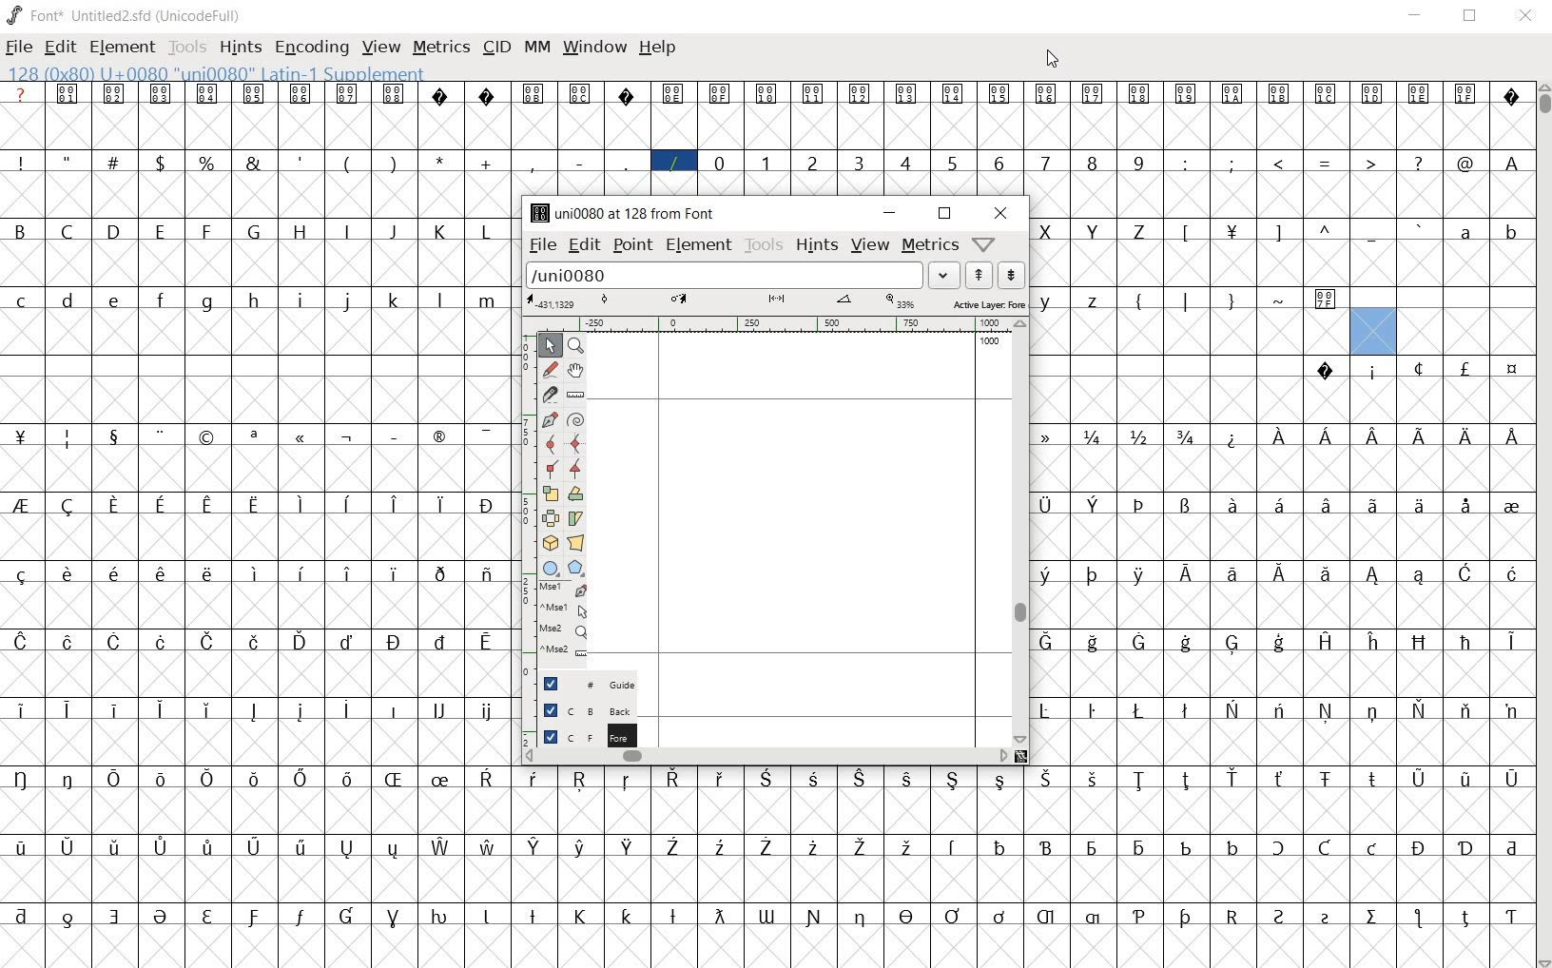 Image resolution: width=1552 pixels, height=968 pixels. Describe the element at coordinates (162, 436) in the screenshot. I see `glyph` at that location.